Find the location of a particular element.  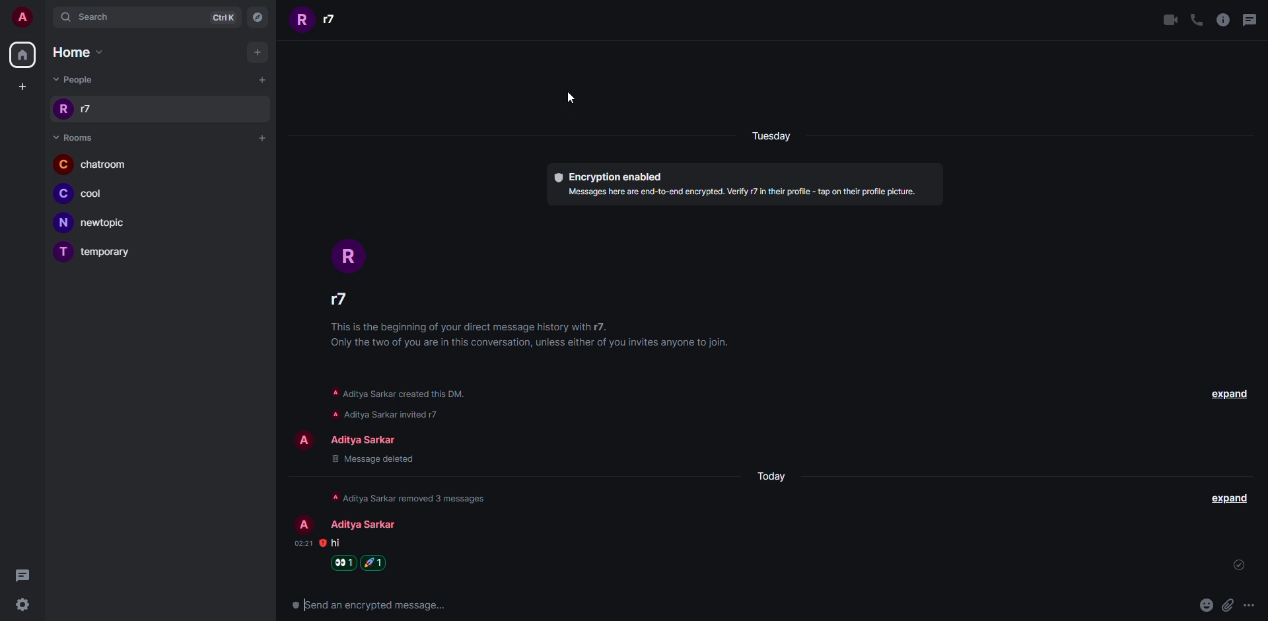

info is located at coordinates (414, 497).